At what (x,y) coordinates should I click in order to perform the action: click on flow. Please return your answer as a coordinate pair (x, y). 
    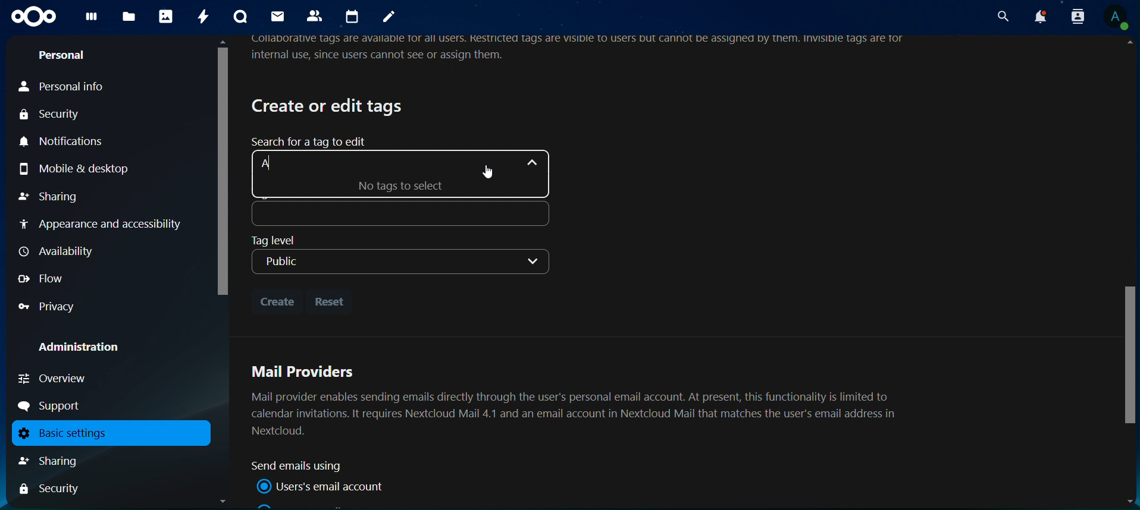
    Looking at the image, I should click on (43, 278).